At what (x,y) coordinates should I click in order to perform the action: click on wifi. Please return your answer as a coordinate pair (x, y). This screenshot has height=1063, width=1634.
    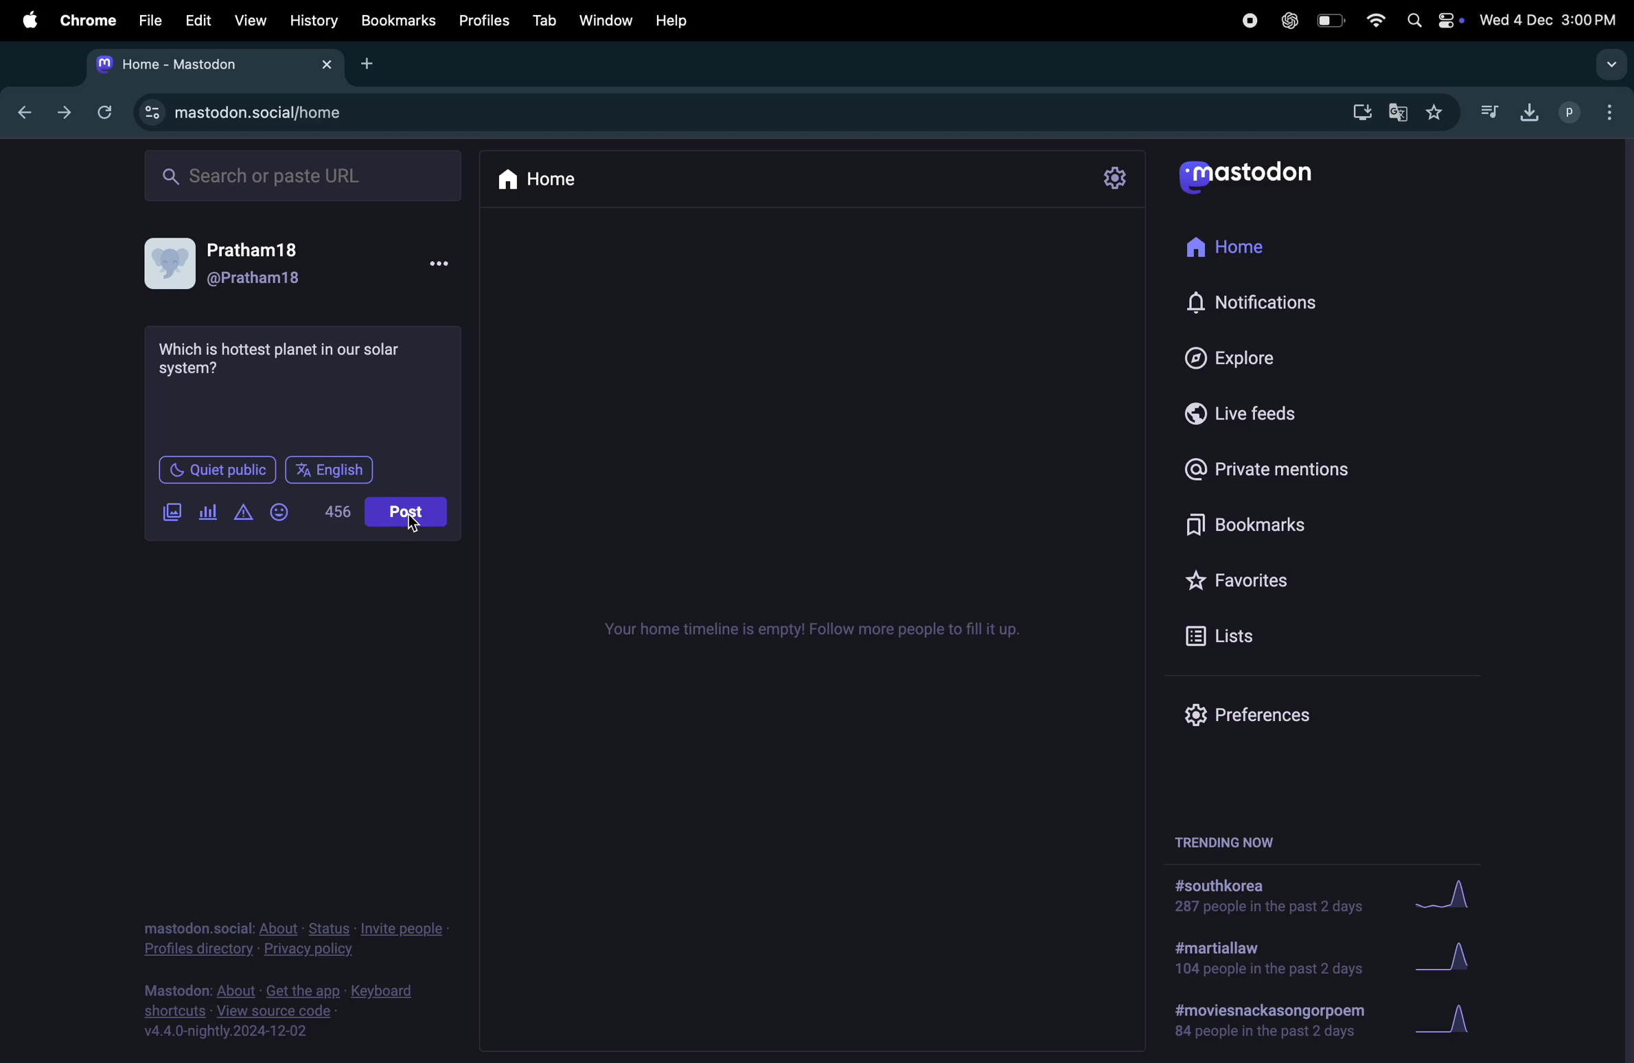
    Looking at the image, I should click on (1373, 22).